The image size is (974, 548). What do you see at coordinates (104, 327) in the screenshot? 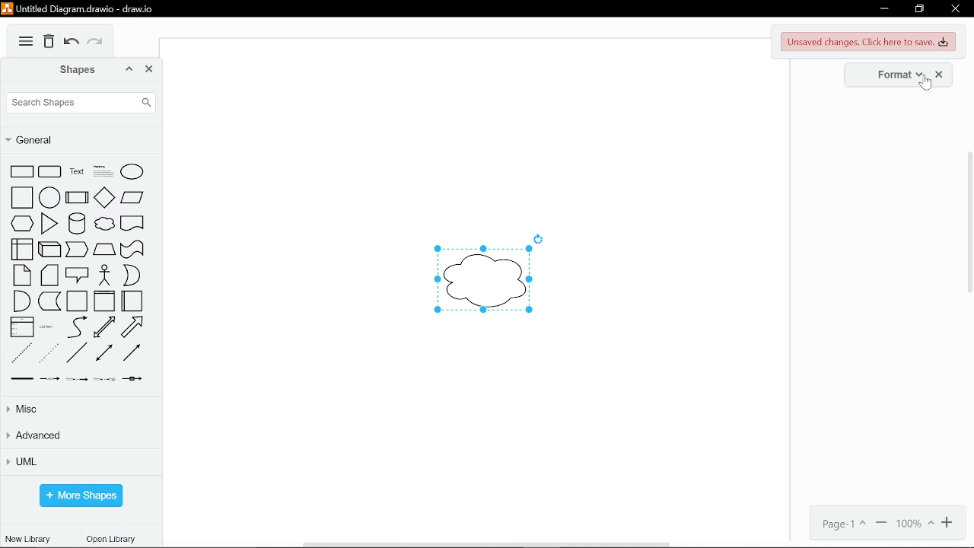
I see `bidirectional arrow` at bounding box center [104, 327].